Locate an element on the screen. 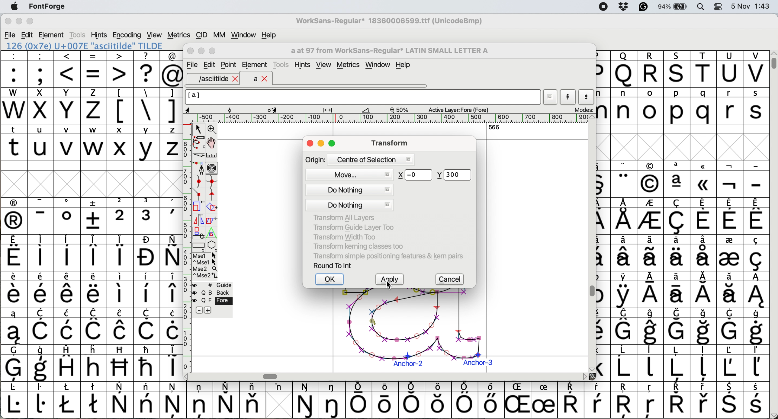 The image size is (778, 419). scroll button is located at coordinates (591, 369).